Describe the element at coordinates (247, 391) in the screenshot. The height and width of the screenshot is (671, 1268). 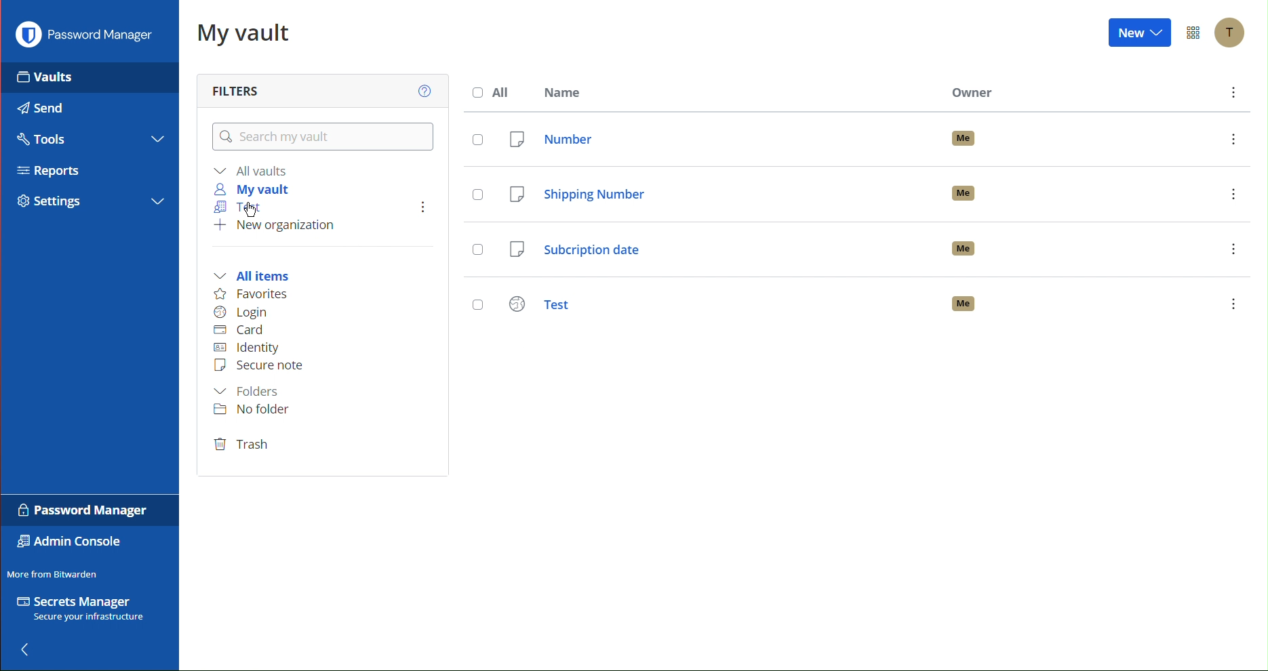
I see `Folders` at that location.